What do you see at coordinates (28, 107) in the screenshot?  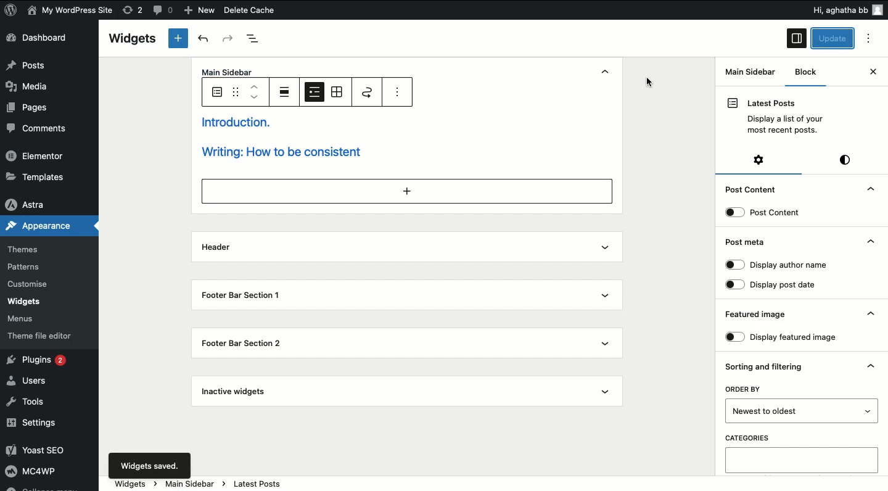 I see `Pages` at bounding box center [28, 107].